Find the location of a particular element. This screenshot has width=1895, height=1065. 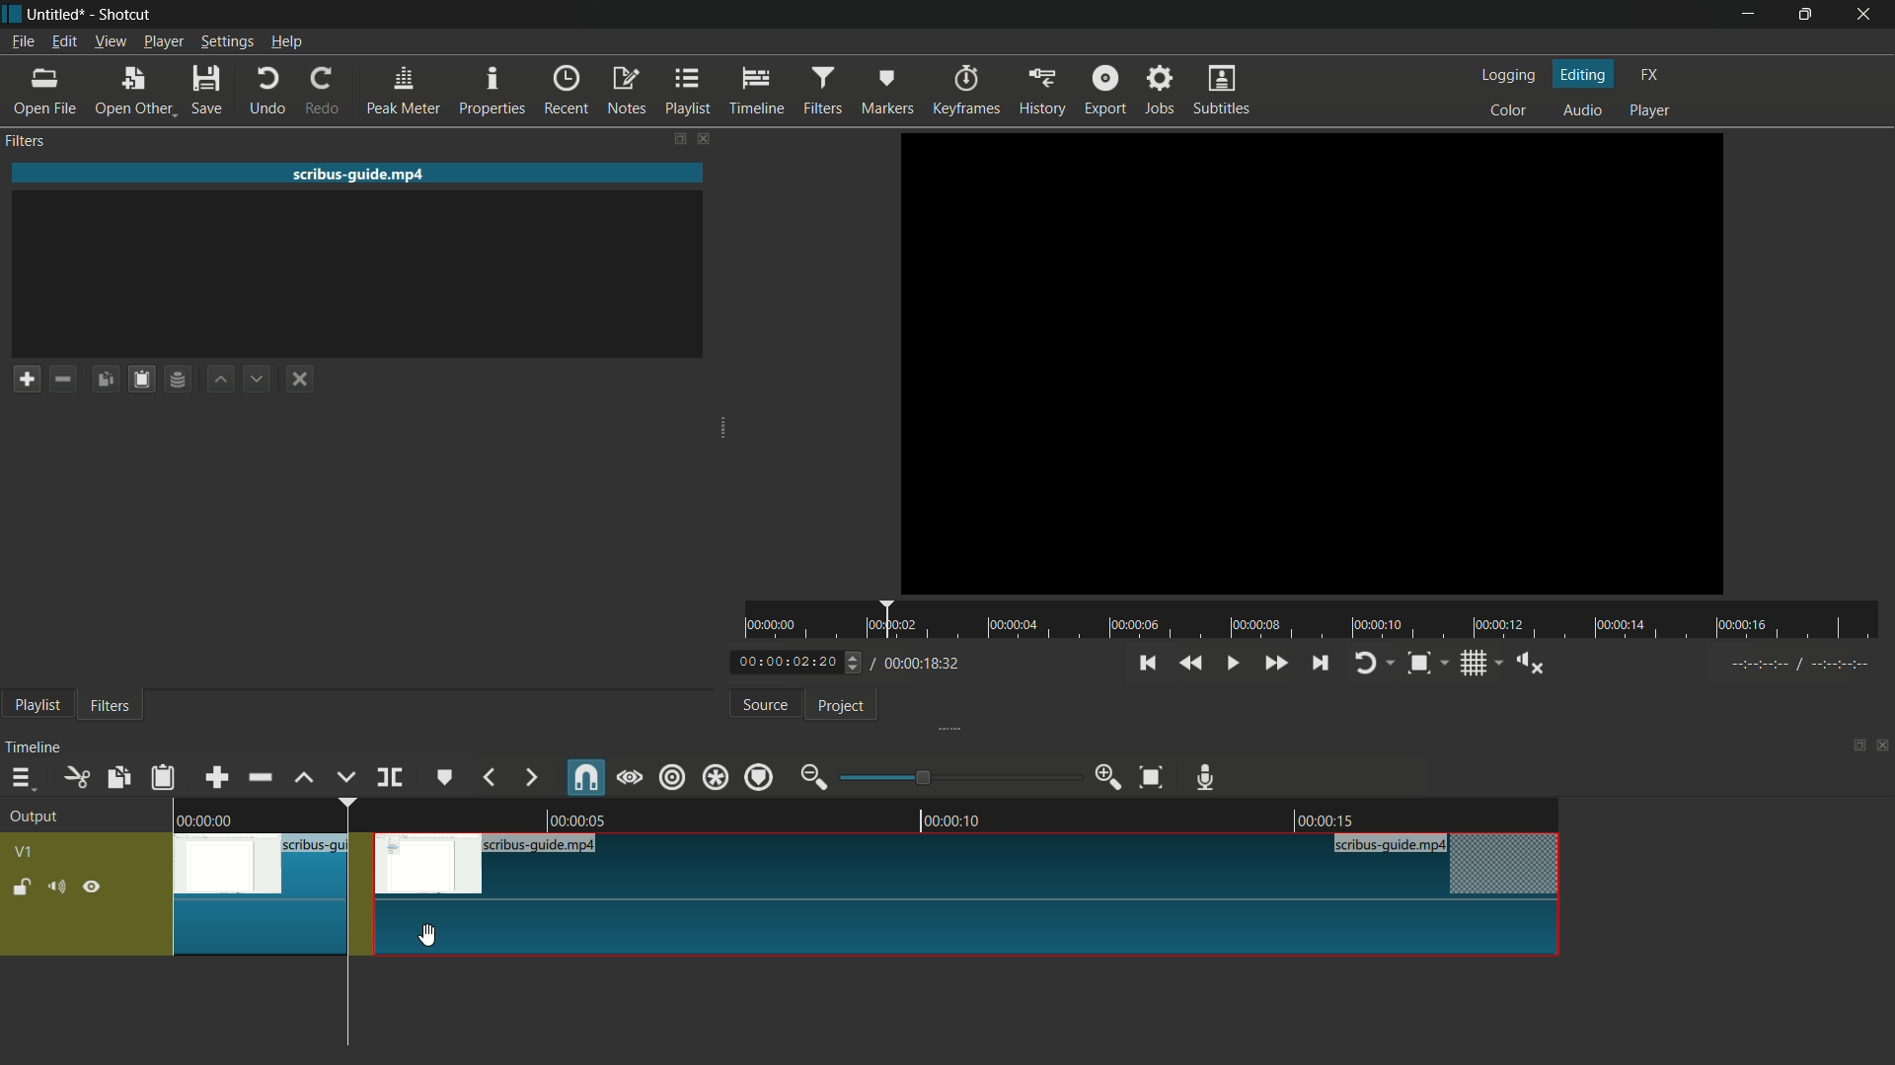

lock is located at coordinates (21, 888).